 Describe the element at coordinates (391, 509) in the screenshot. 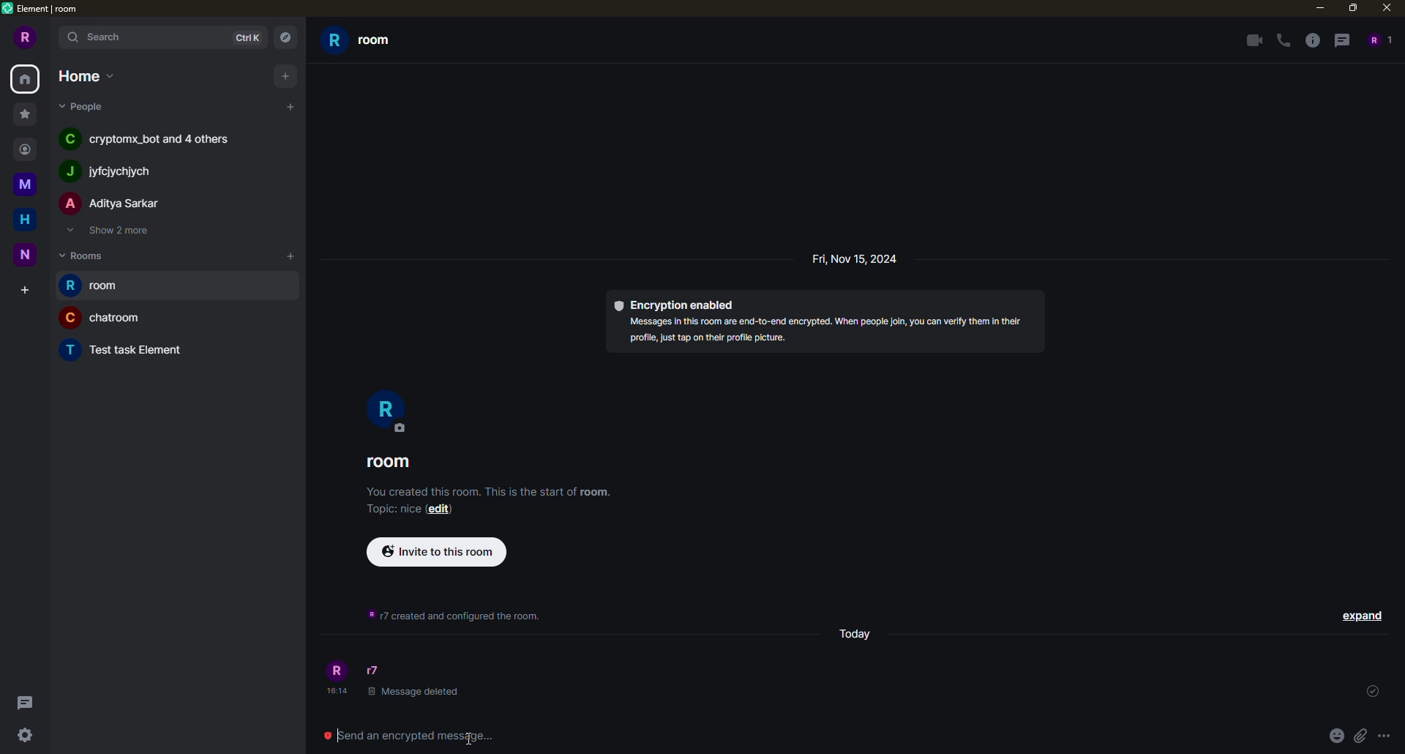

I see `topic` at that location.